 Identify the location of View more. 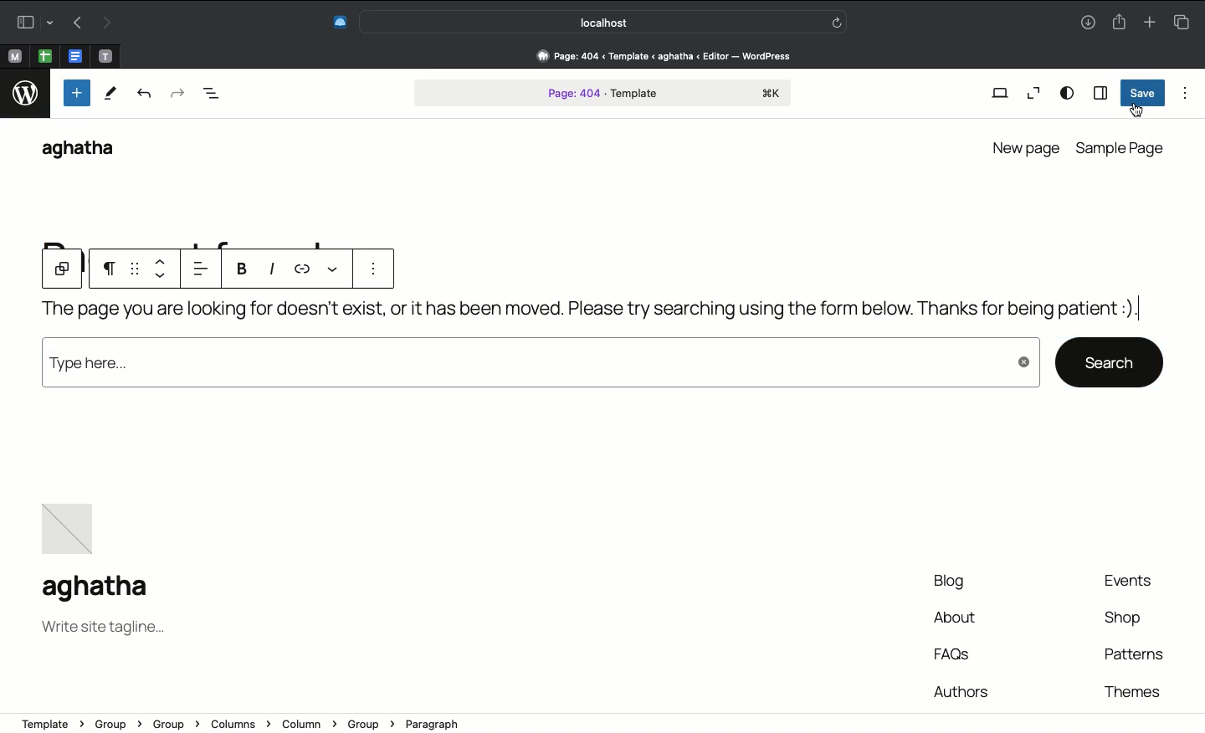
(331, 268).